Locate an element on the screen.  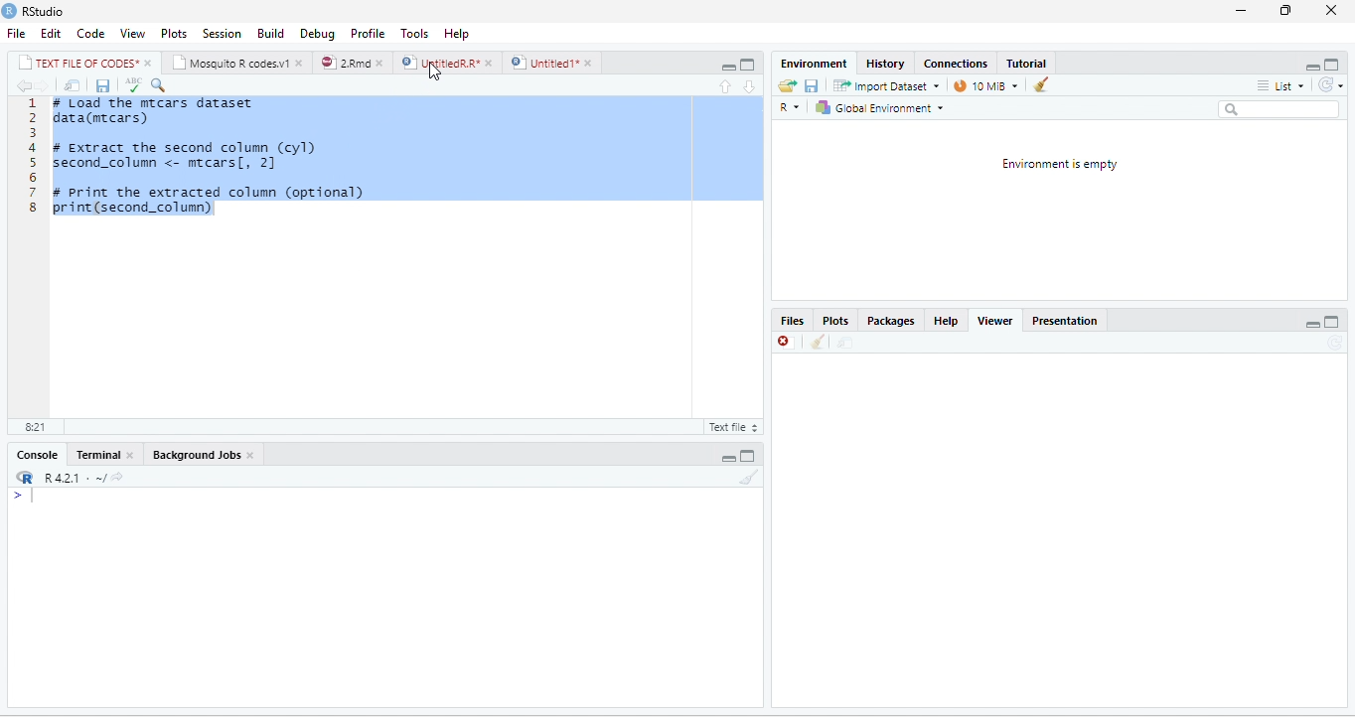
upward is located at coordinates (732, 86).